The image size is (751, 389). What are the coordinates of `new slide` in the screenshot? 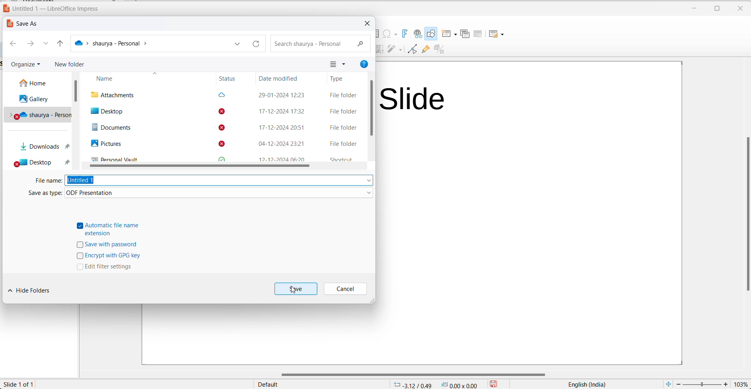 It's located at (448, 34).